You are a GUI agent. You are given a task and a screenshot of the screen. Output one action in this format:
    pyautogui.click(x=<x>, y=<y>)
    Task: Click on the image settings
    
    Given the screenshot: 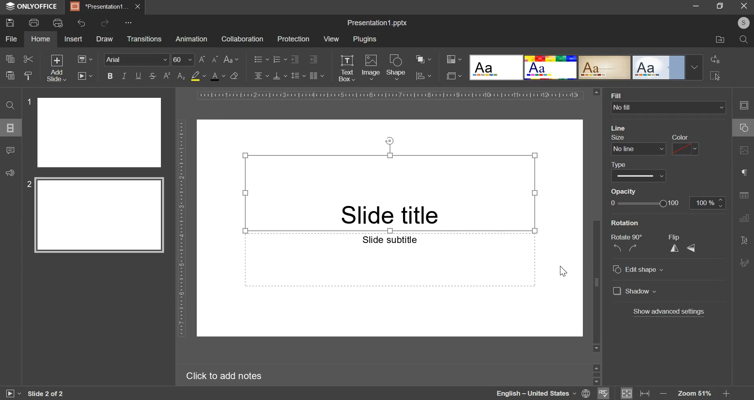 What is the action you would take?
    pyautogui.click(x=746, y=151)
    